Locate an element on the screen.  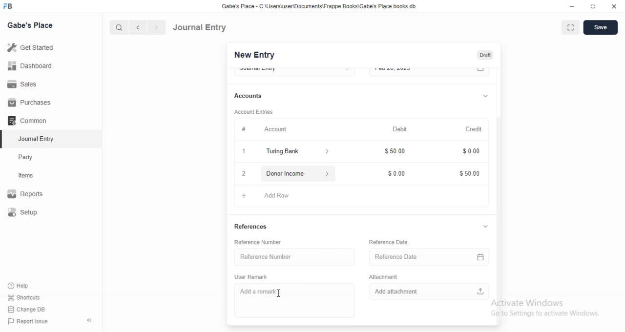
Reference Date is located at coordinates (389, 242).